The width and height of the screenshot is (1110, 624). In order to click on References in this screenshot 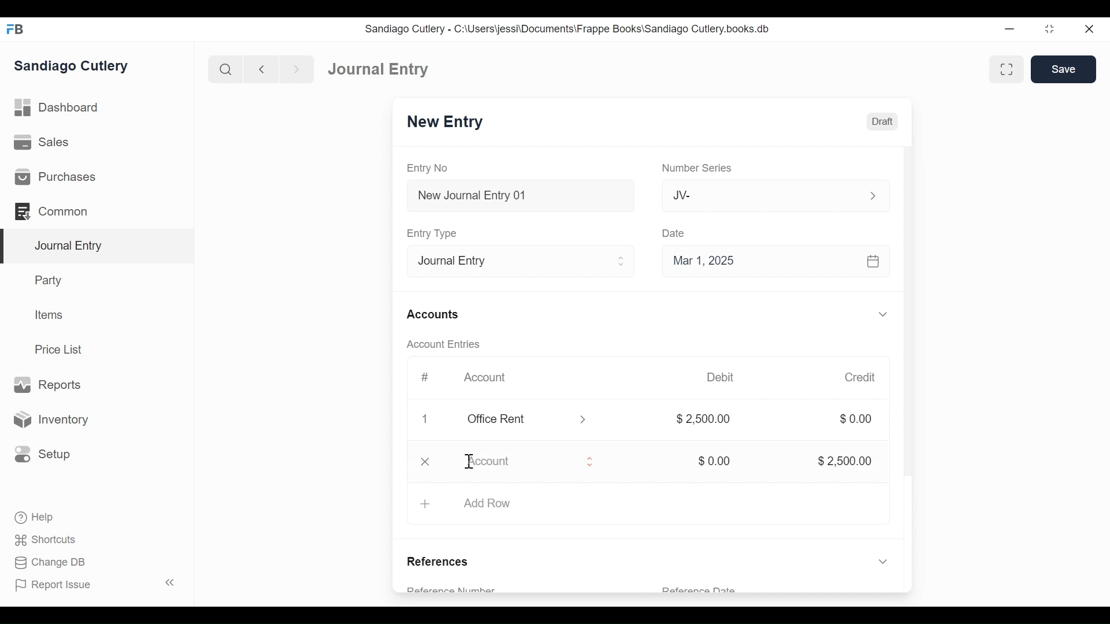, I will do `click(442, 559)`.